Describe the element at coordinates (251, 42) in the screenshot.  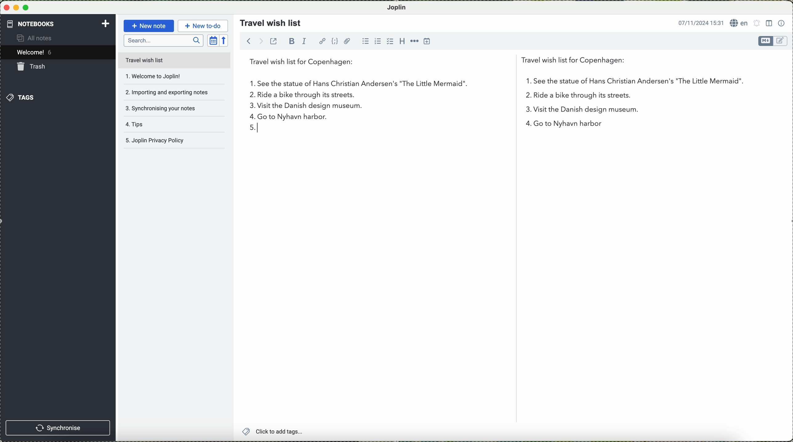
I see `navigate` at that location.